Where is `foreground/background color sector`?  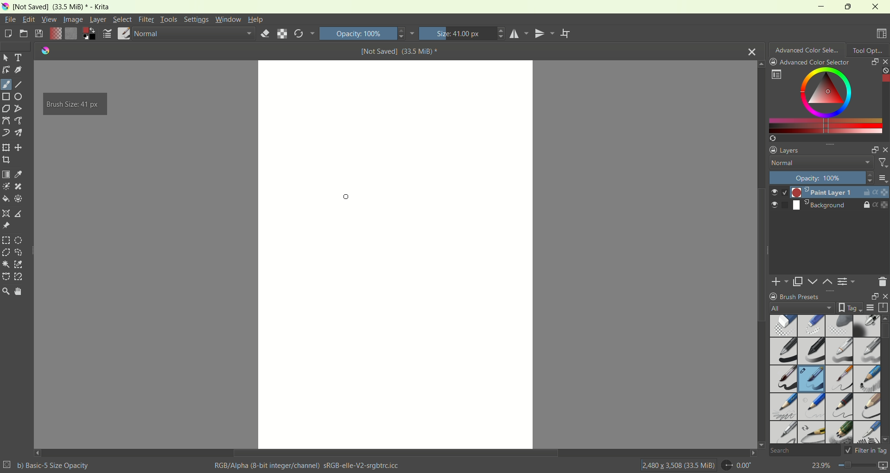 foreground/background color sector is located at coordinates (89, 34).